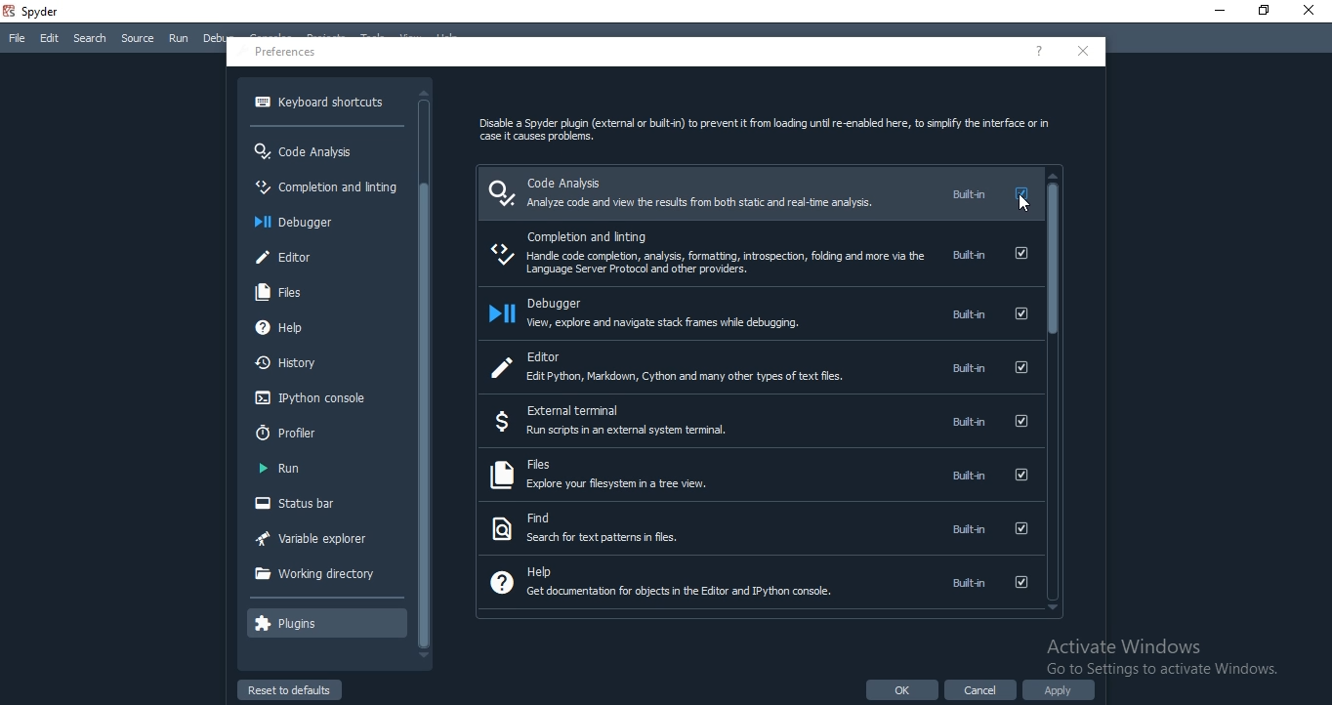 This screenshot has height=705, width=1332. Describe the element at coordinates (760, 133) in the screenshot. I see `Disable a Spyder plugin (external or buit-n) to prevent it from loading unti re-enabled here, to simplfy the interface or in
case it causes problems.` at that location.